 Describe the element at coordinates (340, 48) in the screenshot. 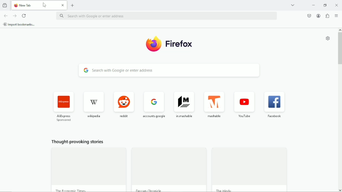

I see `Vertical scroll bar` at that location.